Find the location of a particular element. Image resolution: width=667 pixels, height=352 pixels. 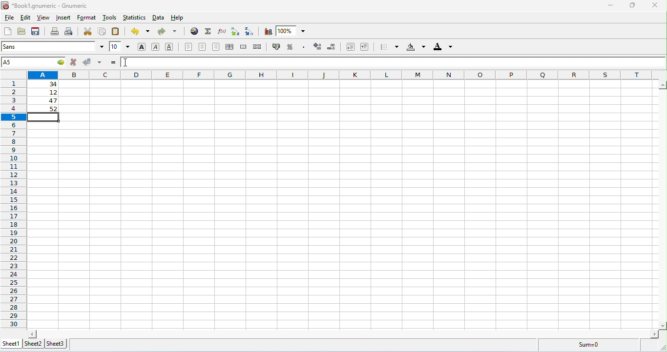

format as percent is located at coordinates (290, 47).